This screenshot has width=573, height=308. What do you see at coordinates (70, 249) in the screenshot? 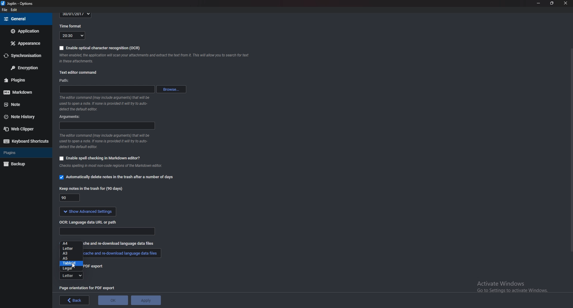
I see `Letter` at bounding box center [70, 249].